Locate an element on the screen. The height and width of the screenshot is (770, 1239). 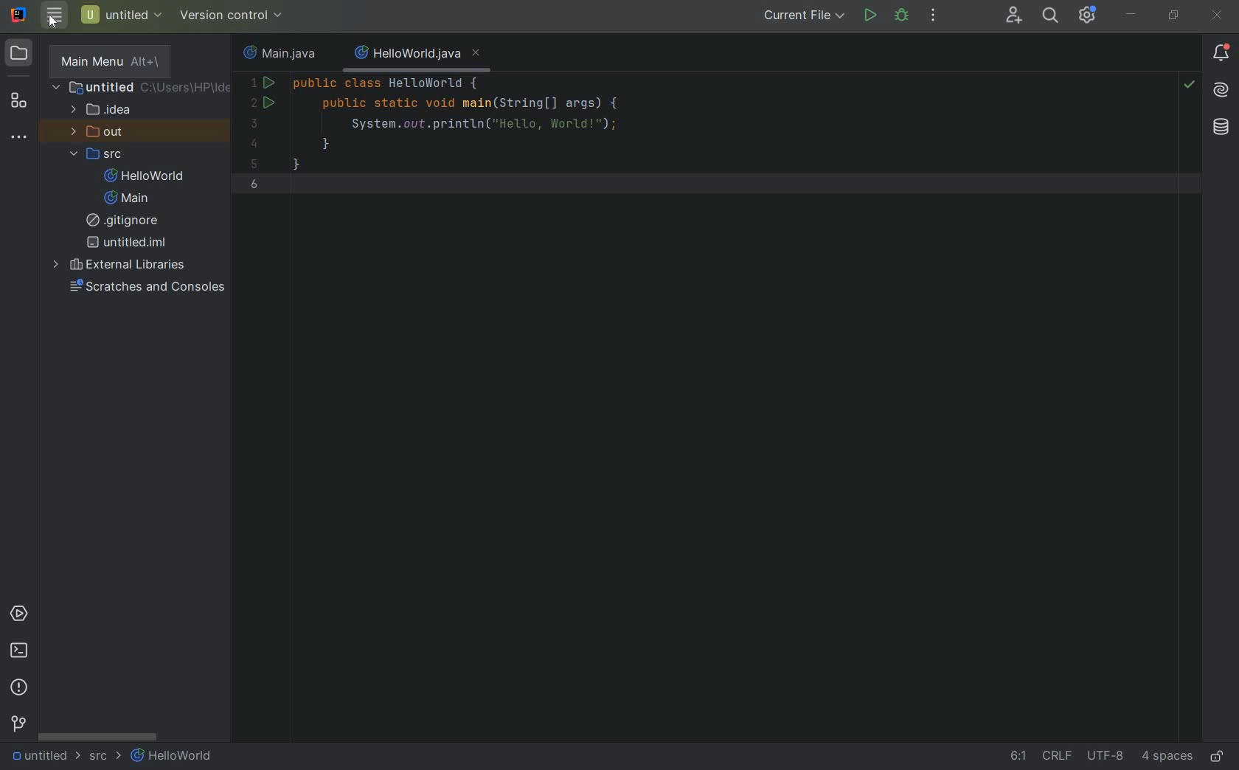
VERSION CONTROL is located at coordinates (18, 724).